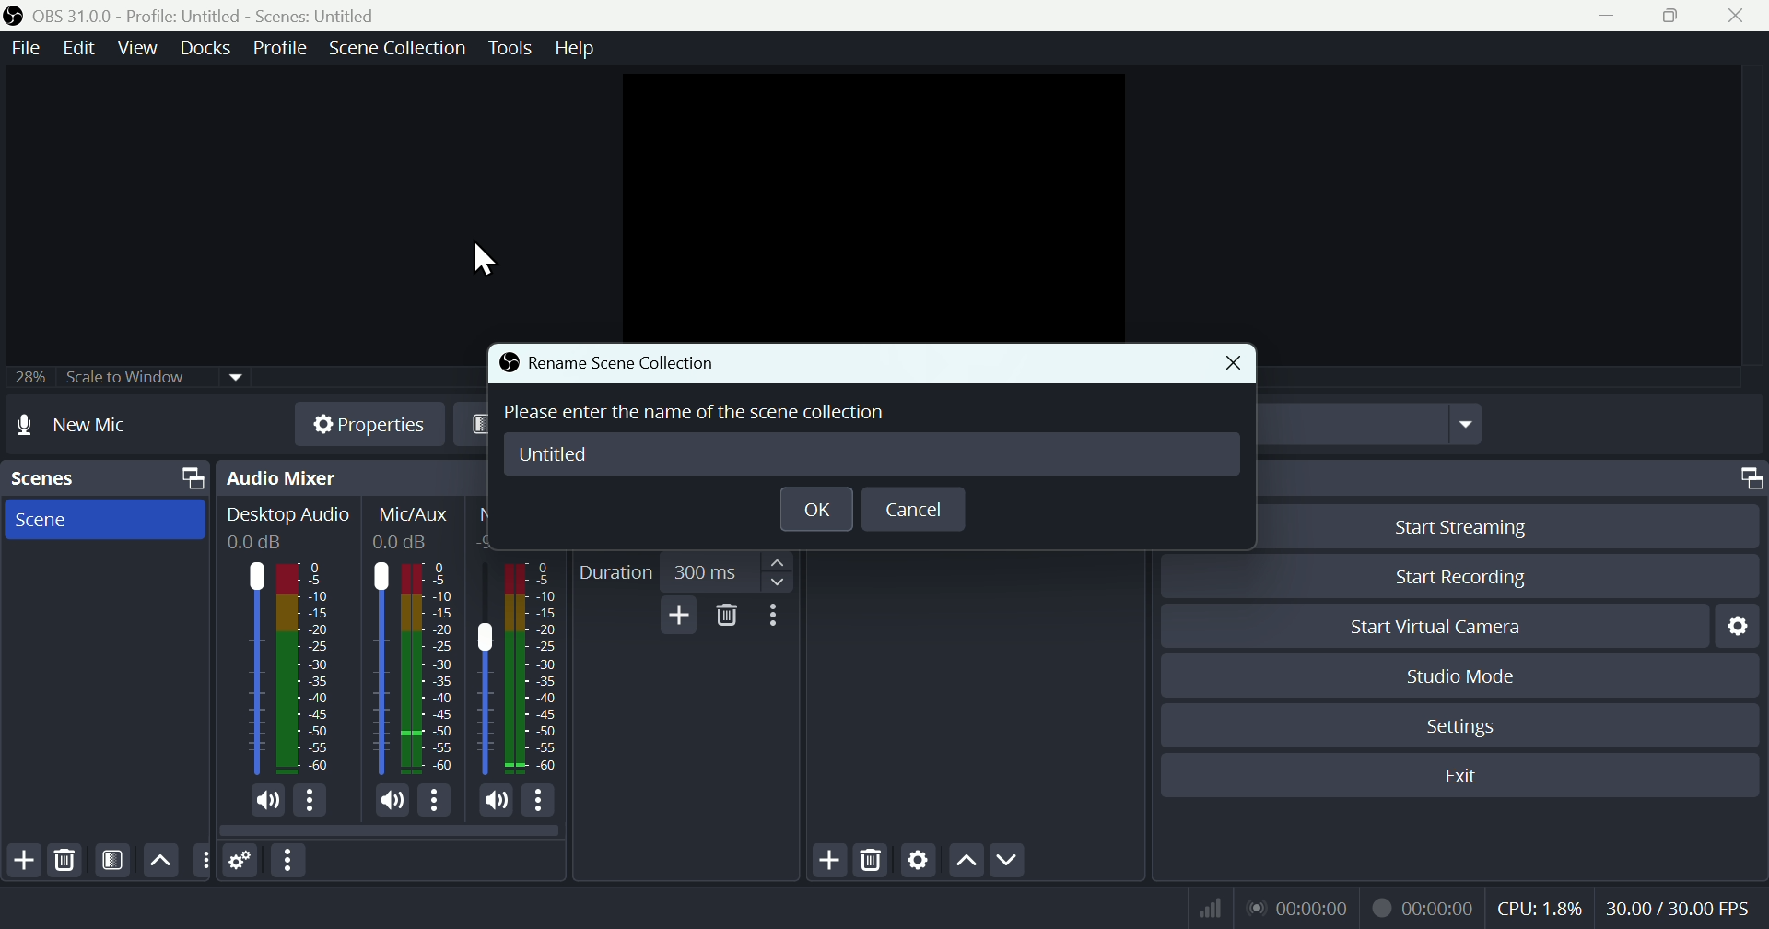 The height and width of the screenshot is (929, 1769). What do you see at coordinates (1542, 909) in the screenshot?
I see `CPU Usage` at bounding box center [1542, 909].